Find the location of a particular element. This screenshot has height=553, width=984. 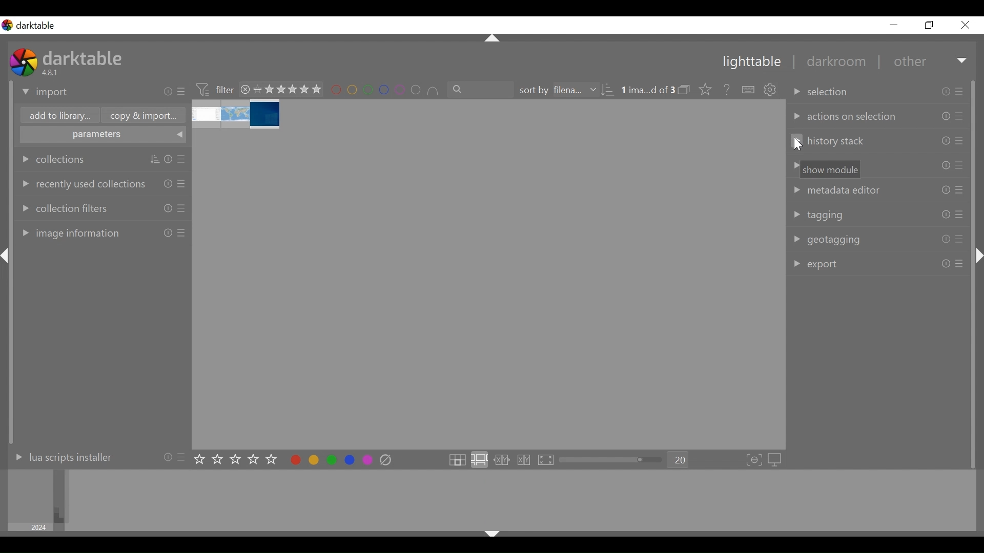

presets is located at coordinates (959, 263).